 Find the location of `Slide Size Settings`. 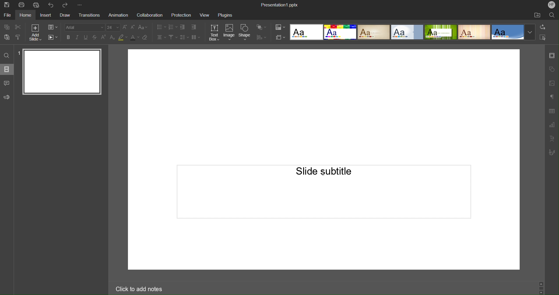

Slide Size Settings is located at coordinates (280, 37).